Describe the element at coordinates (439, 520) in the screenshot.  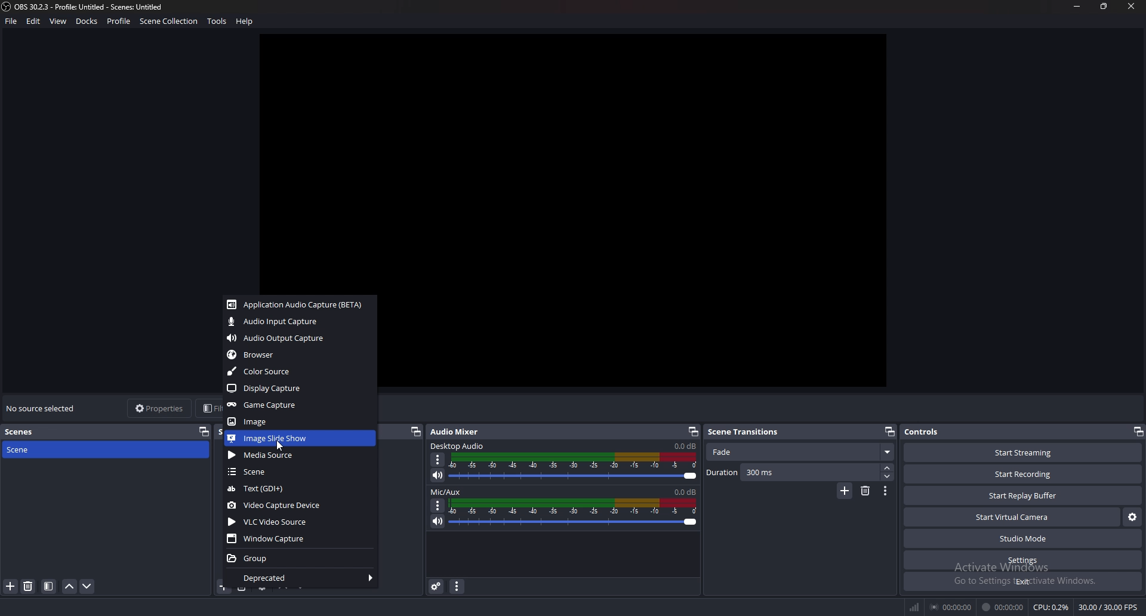
I see `mute` at that location.